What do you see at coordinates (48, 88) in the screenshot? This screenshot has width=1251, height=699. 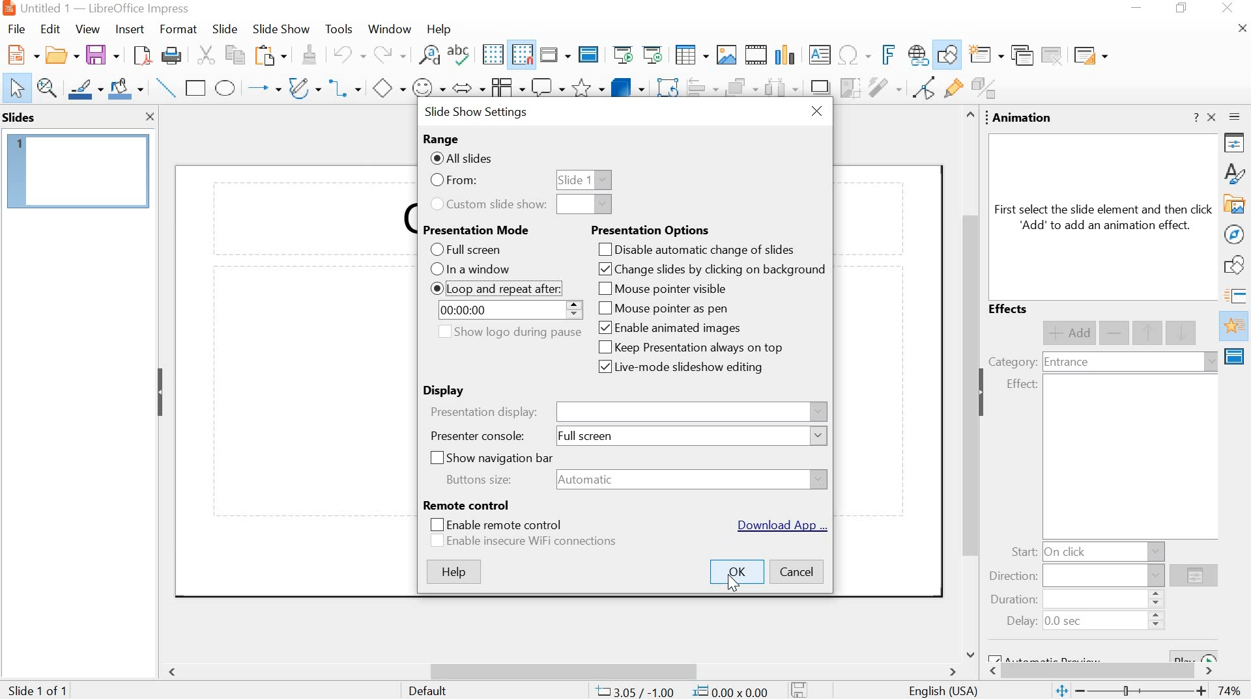 I see `zoom and pan` at bounding box center [48, 88].